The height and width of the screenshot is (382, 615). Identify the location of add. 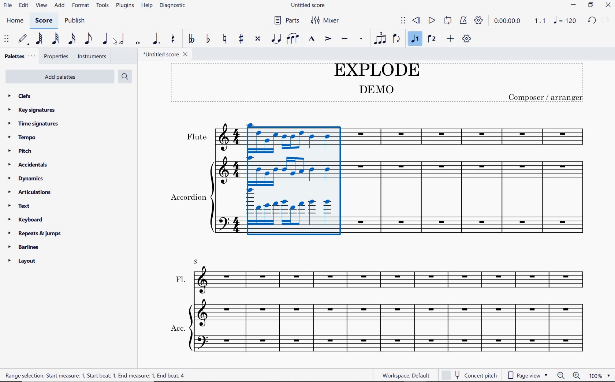
(59, 6).